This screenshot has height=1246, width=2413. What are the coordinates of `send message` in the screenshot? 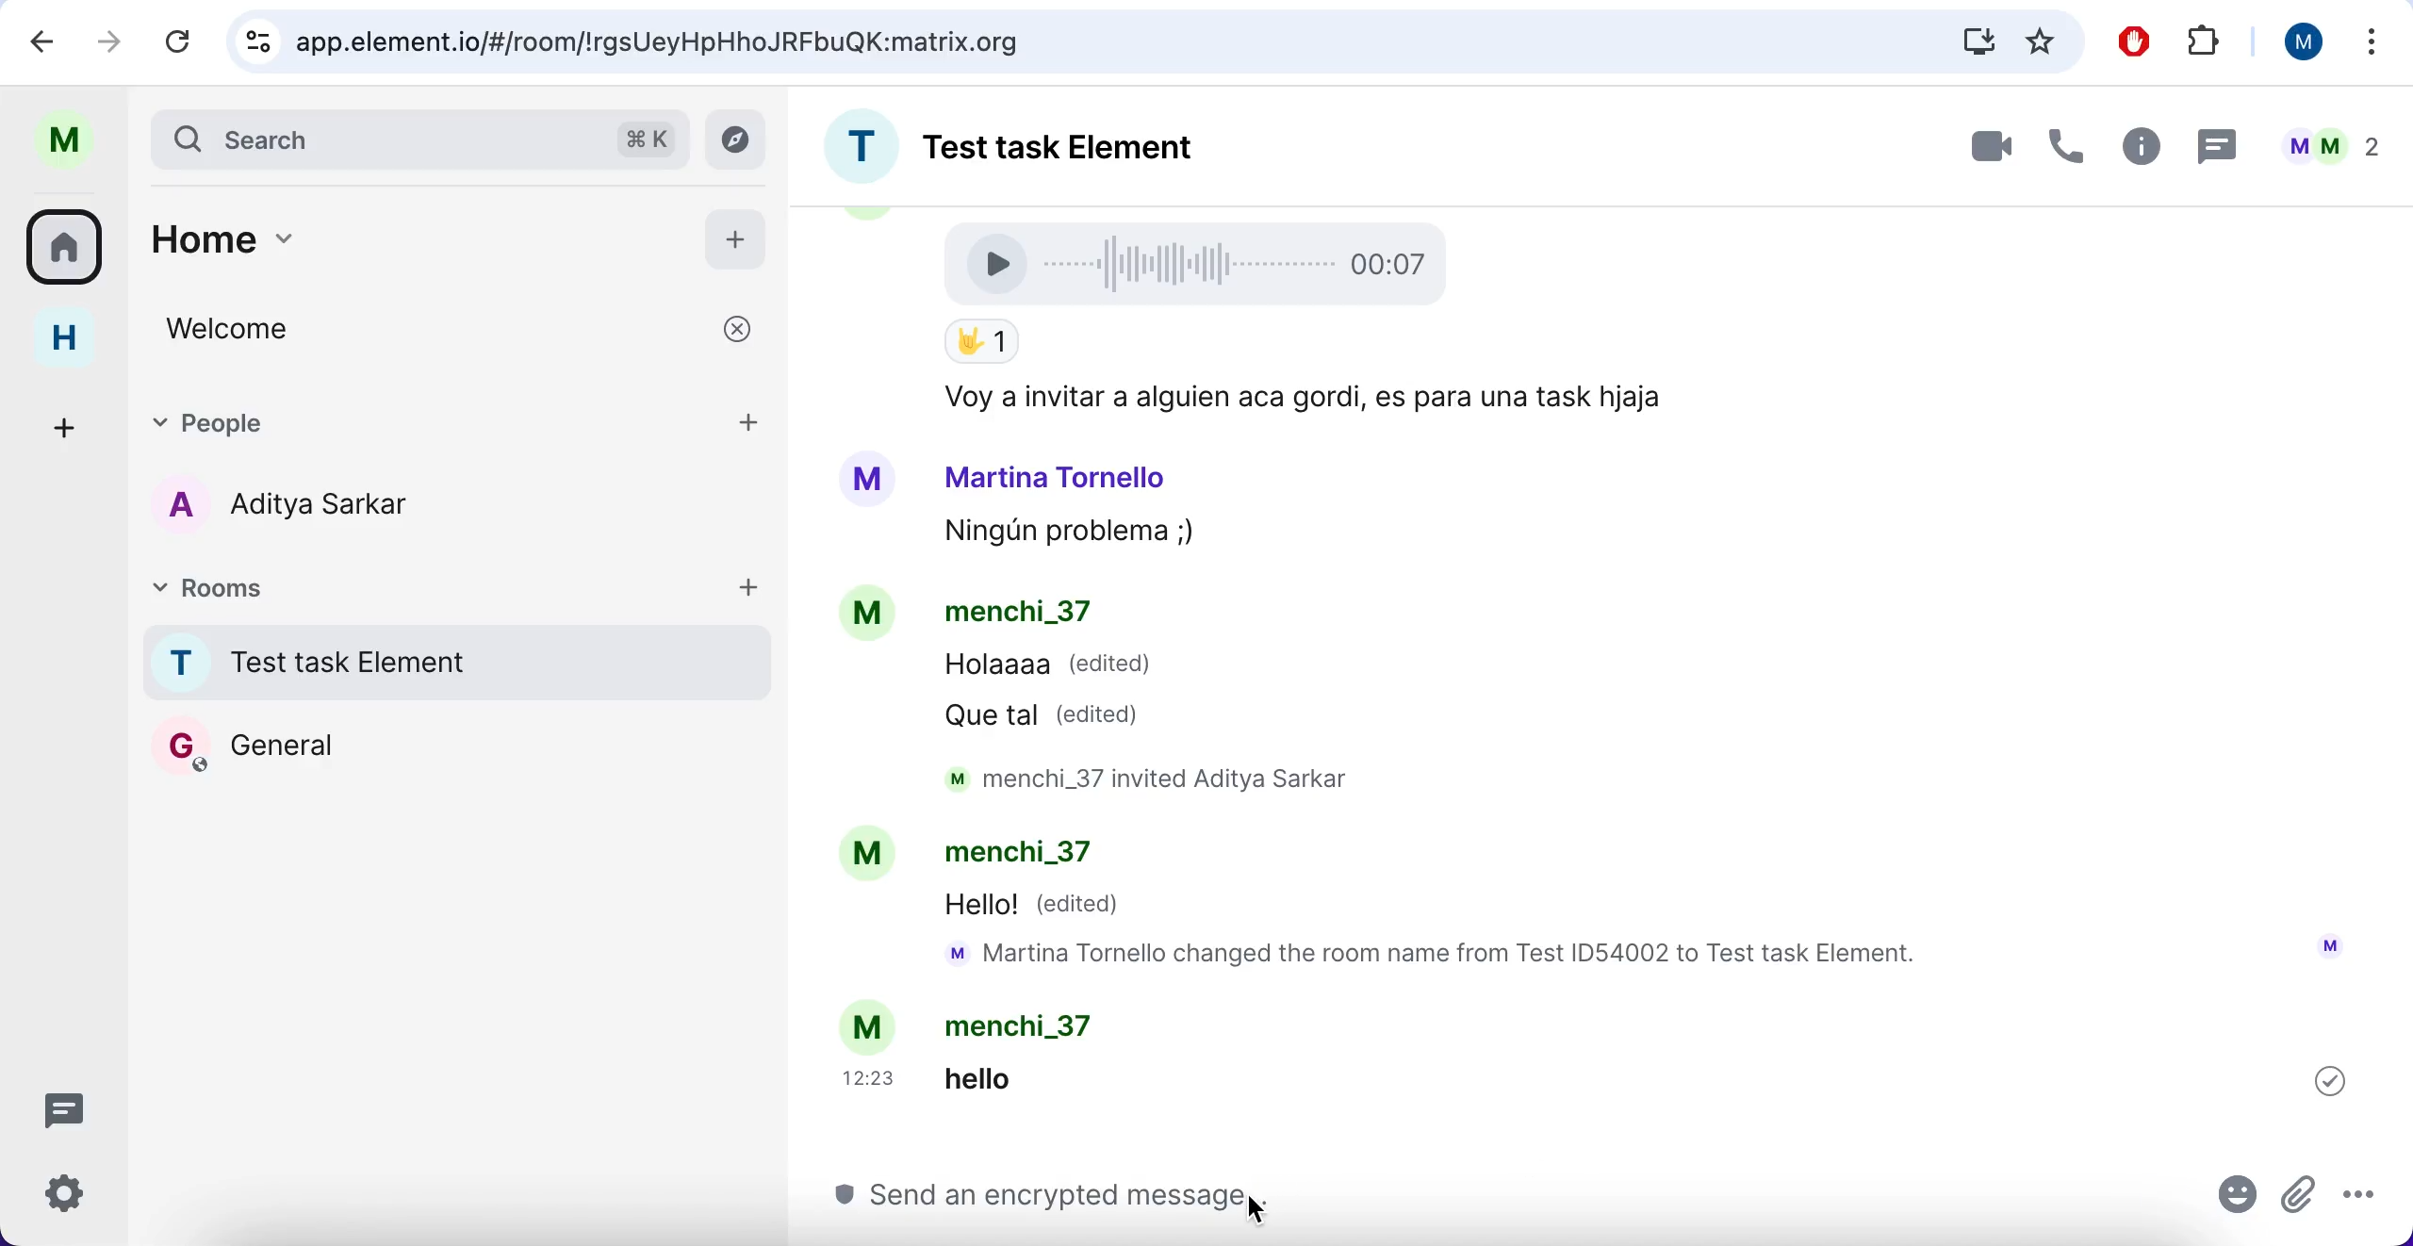 It's located at (1493, 1202).